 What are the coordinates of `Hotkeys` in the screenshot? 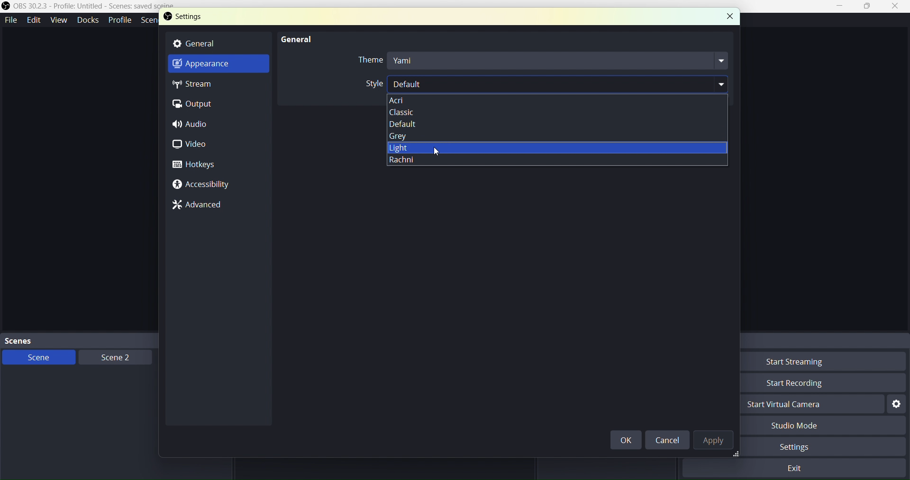 It's located at (195, 166).